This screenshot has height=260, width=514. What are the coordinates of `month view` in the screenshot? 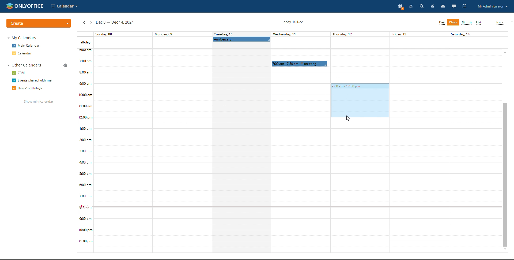 It's located at (467, 23).